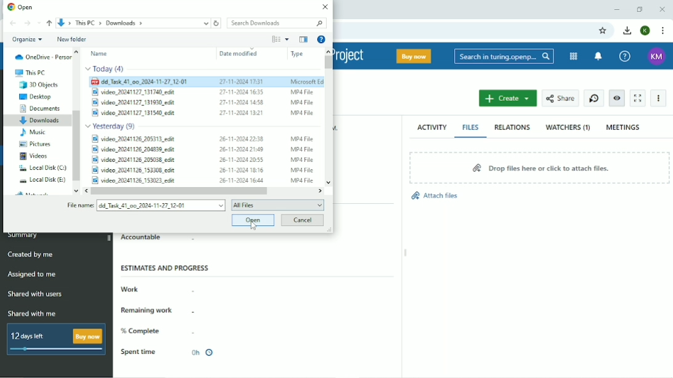 This screenshot has height=378, width=673. What do you see at coordinates (203, 241) in the screenshot?
I see `-` at bounding box center [203, 241].